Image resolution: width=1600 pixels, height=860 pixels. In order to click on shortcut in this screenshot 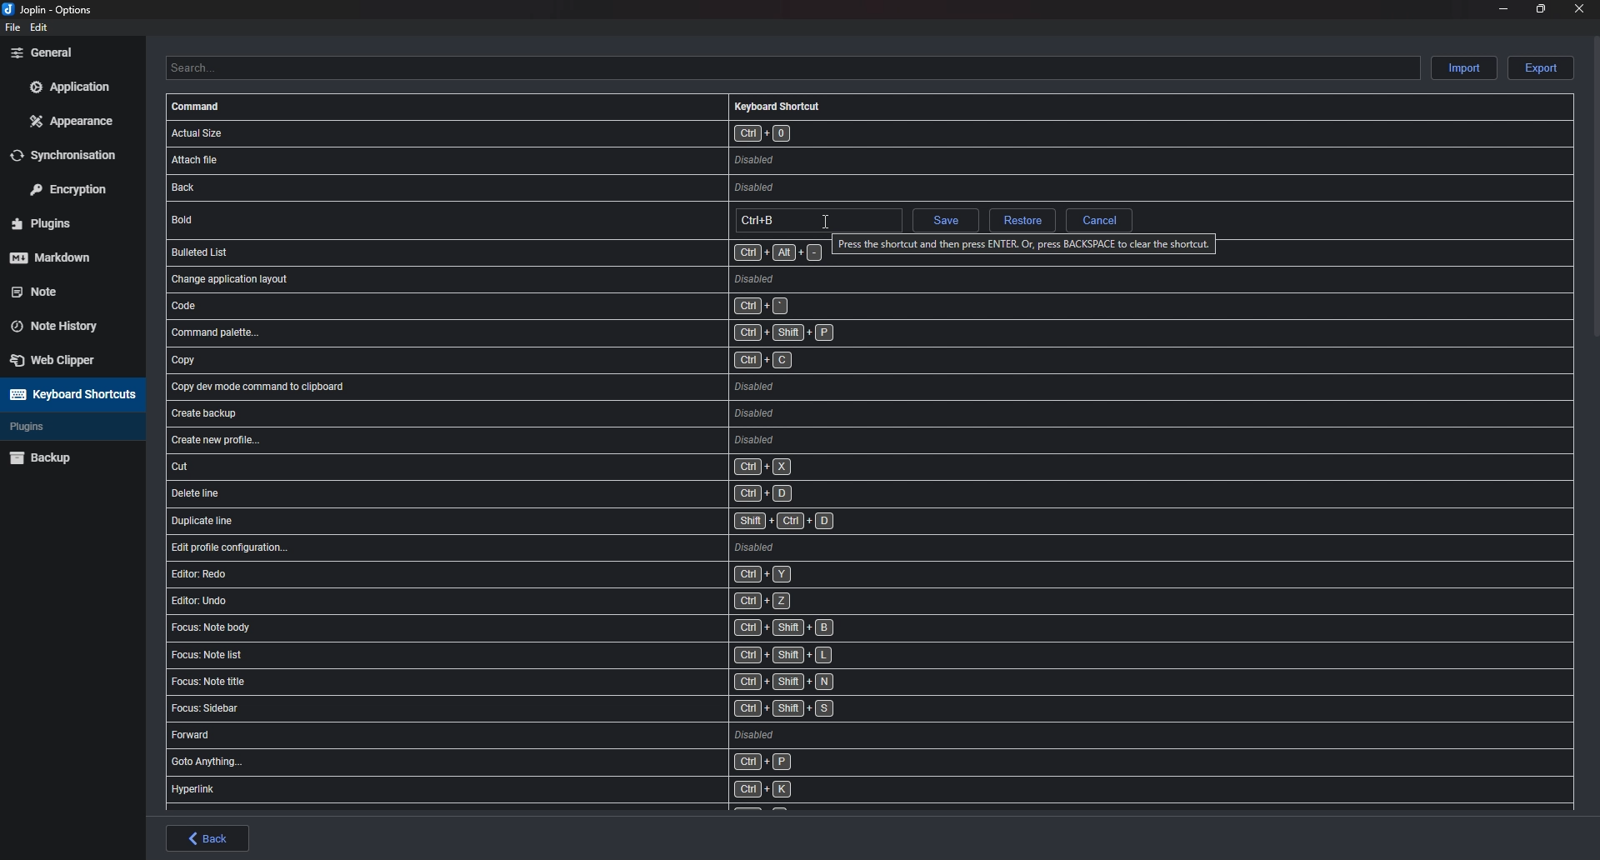, I will do `click(552, 763)`.